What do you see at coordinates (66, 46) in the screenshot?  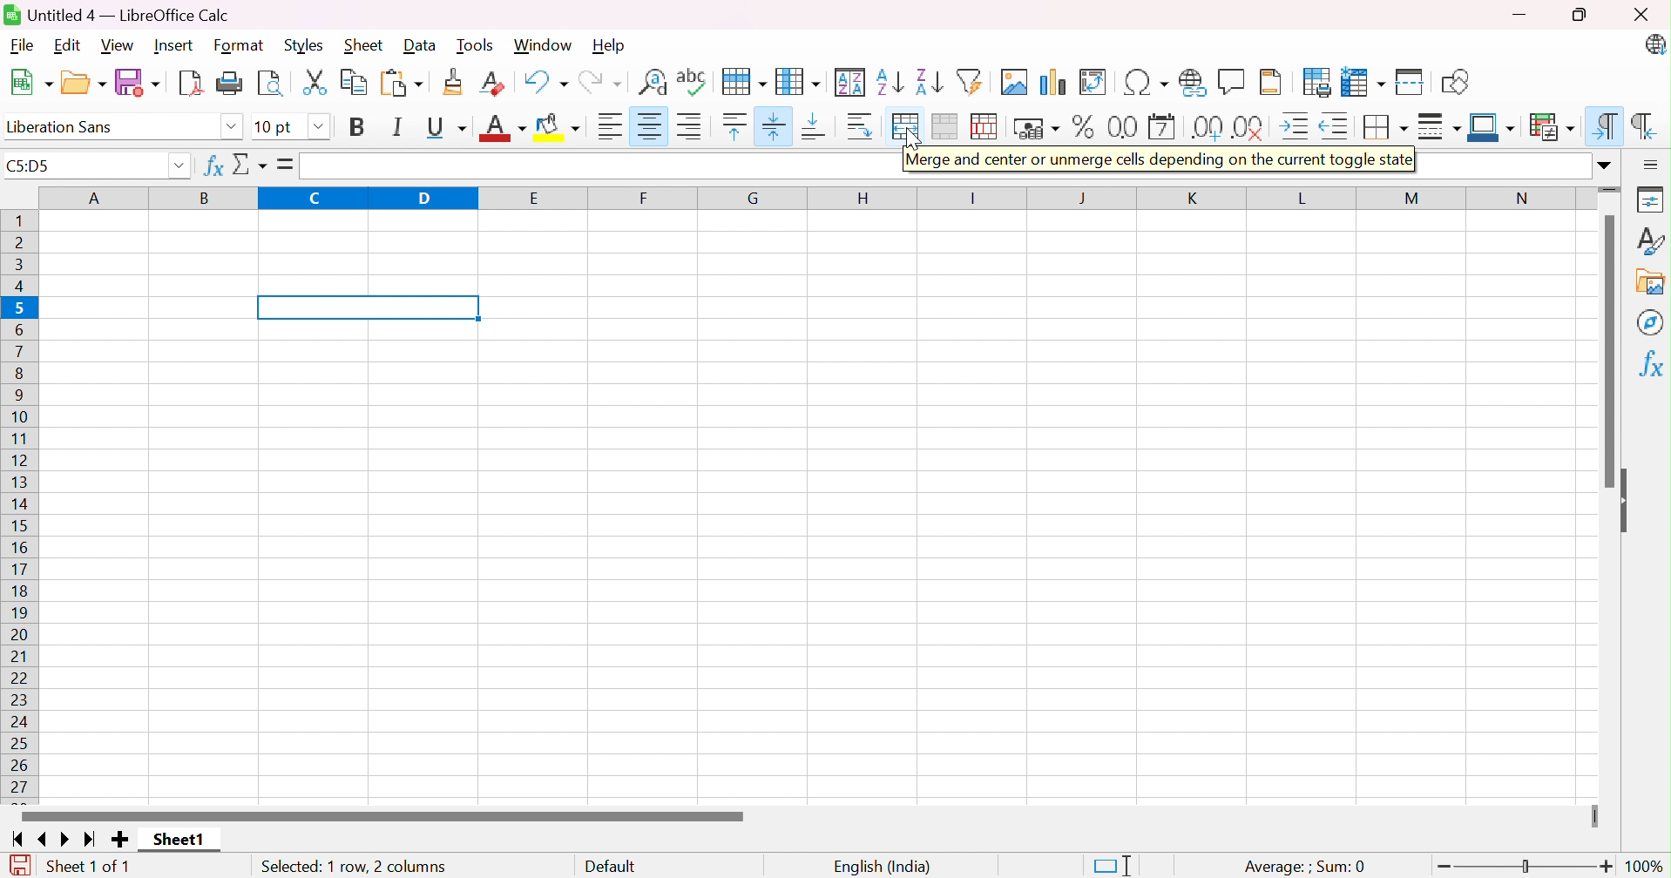 I see `Edit` at bounding box center [66, 46].